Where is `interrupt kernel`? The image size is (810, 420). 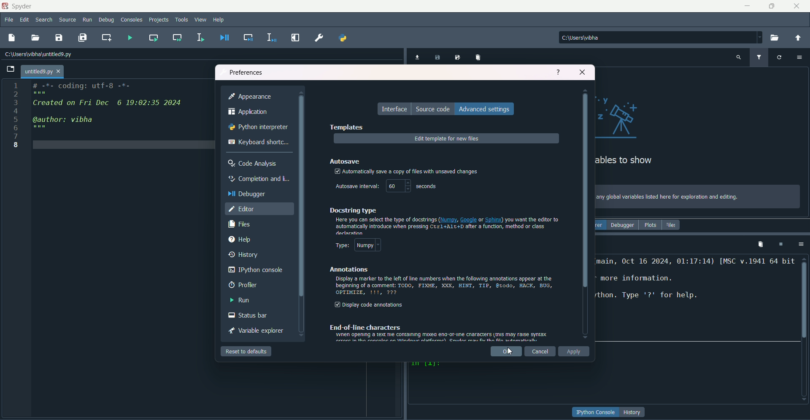 interrupt kernel is located at coordinates (780, 244).